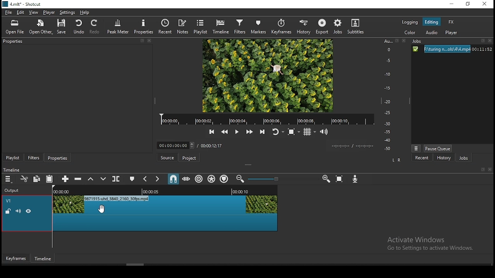 The height and width of the screenshot is (278, 495). Describe the element at coordinates (91, 180) in the screenshot. I see `lift` at that location.